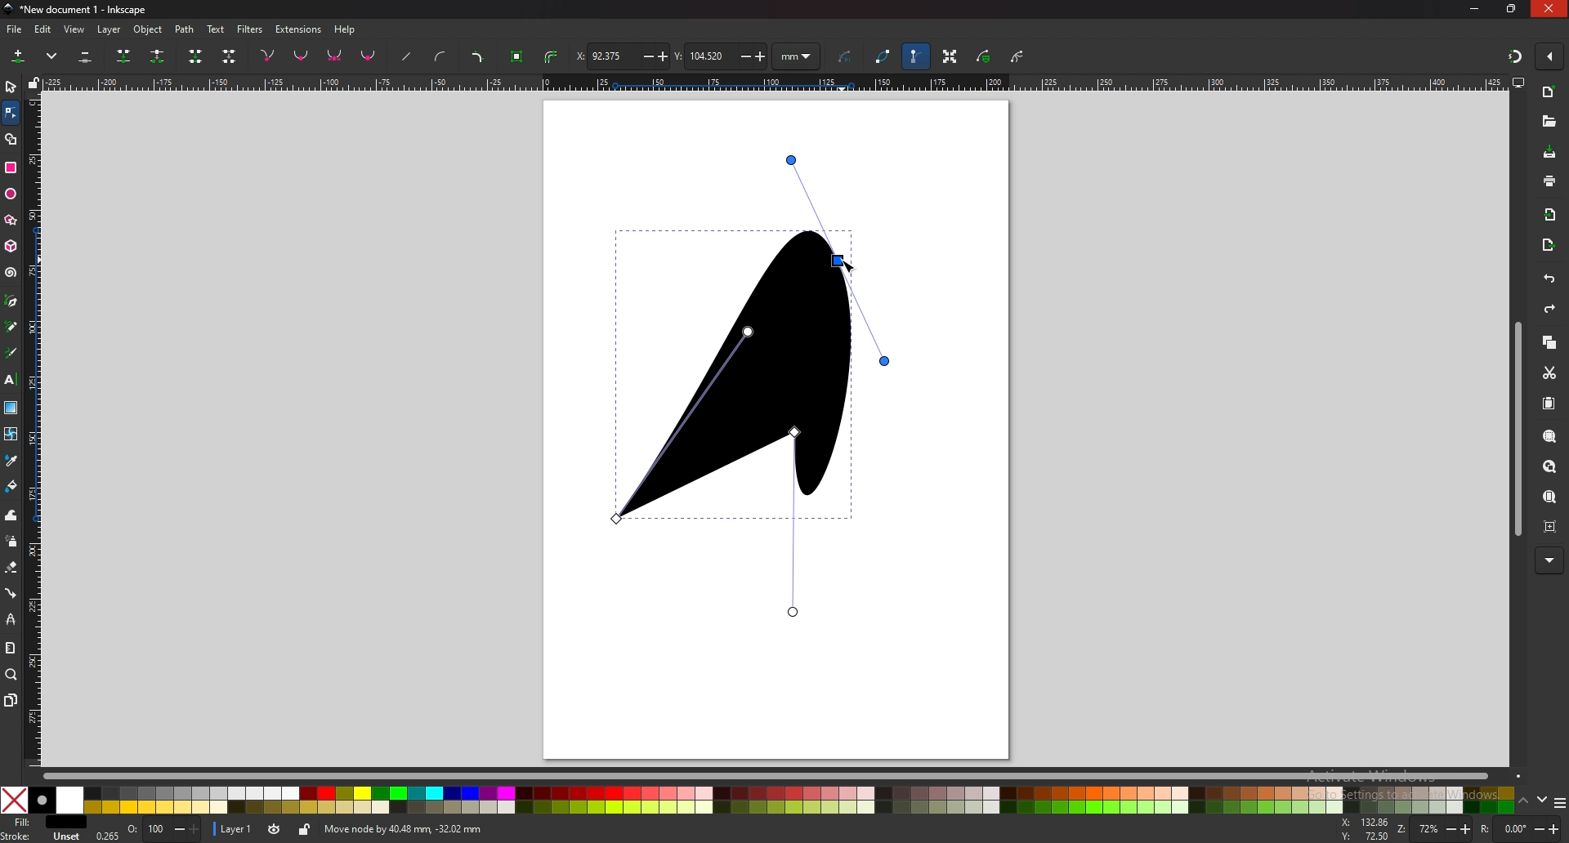 The width and height of the screenshot is (1569, 843). Describe the element at coordinates (1549, 55) in the screenshot. I see `enable snapping` at that location.